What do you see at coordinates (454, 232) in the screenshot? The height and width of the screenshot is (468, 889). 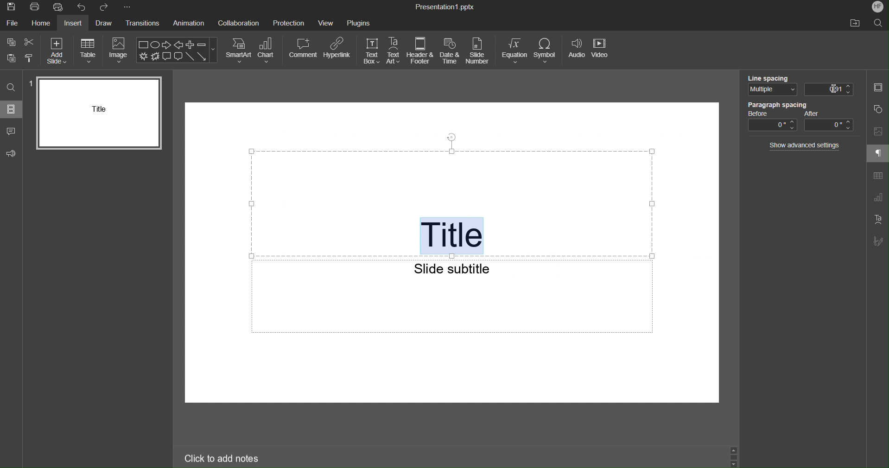 I see `Title` at bounding box center [454, 232].